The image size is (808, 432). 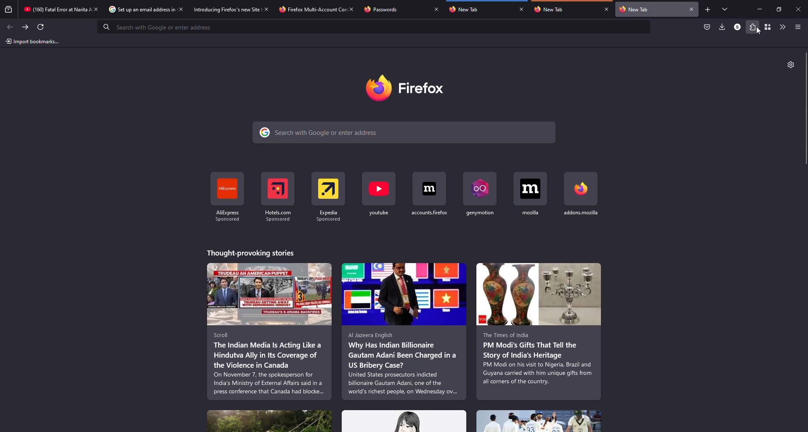 I want to click on close, so click(x=799, y=10).